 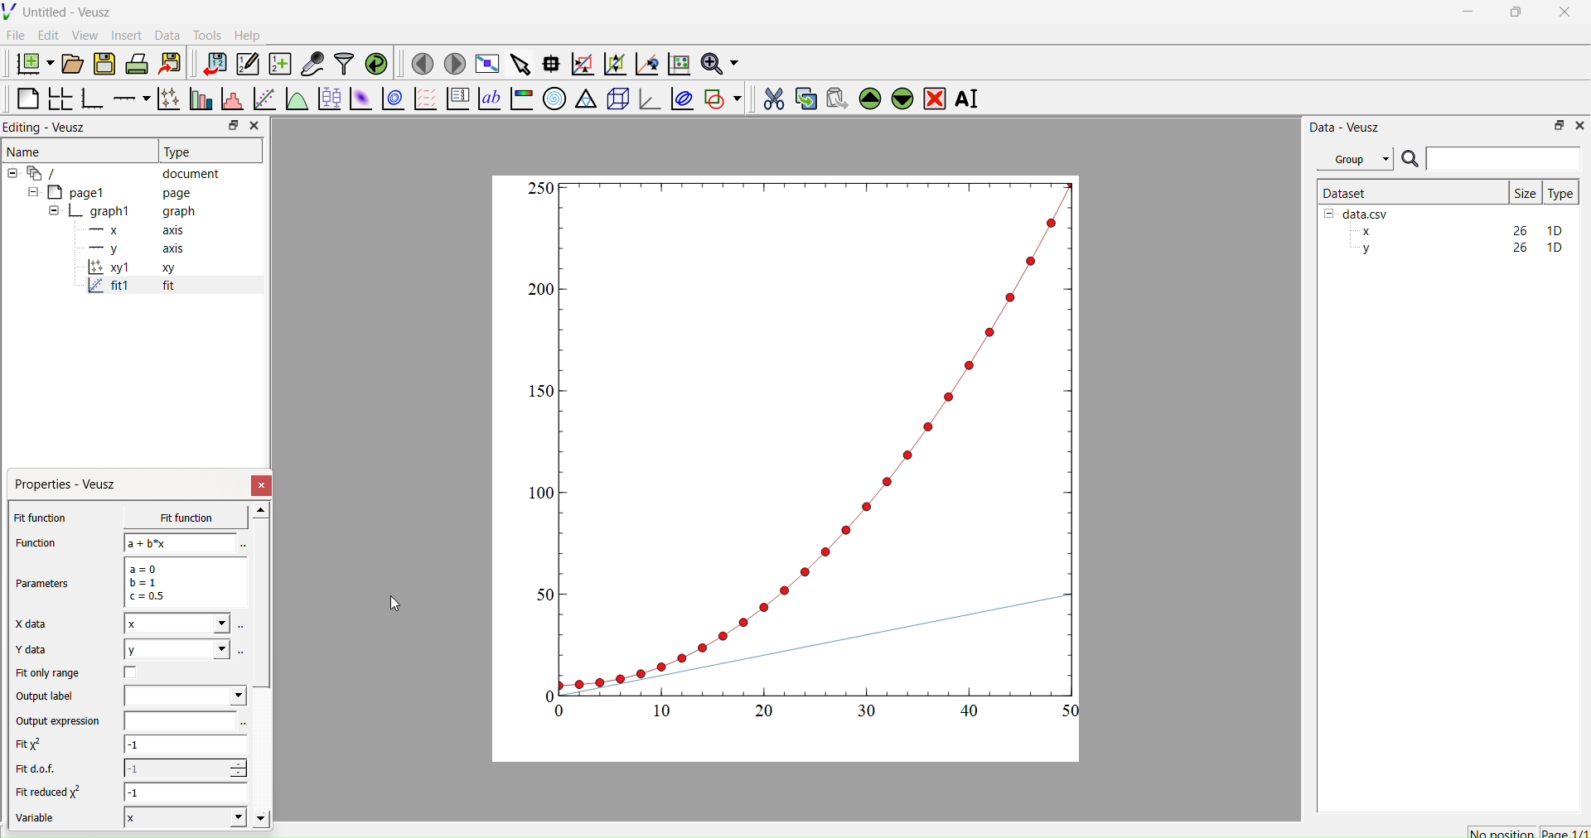 I want to click on Open, so click(x=70, y=64).